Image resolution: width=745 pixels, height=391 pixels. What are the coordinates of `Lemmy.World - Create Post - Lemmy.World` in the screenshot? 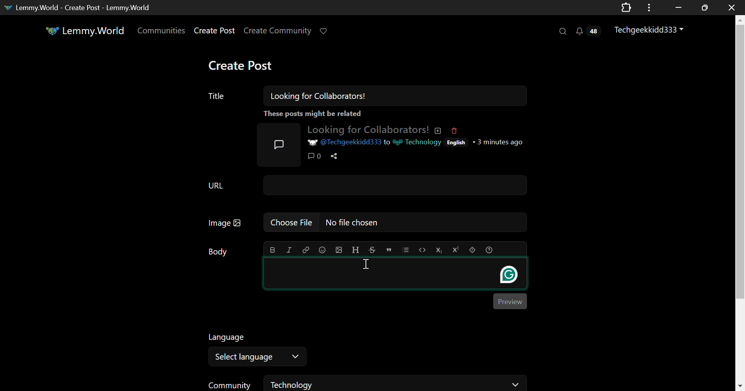 It's located at (83, 7).